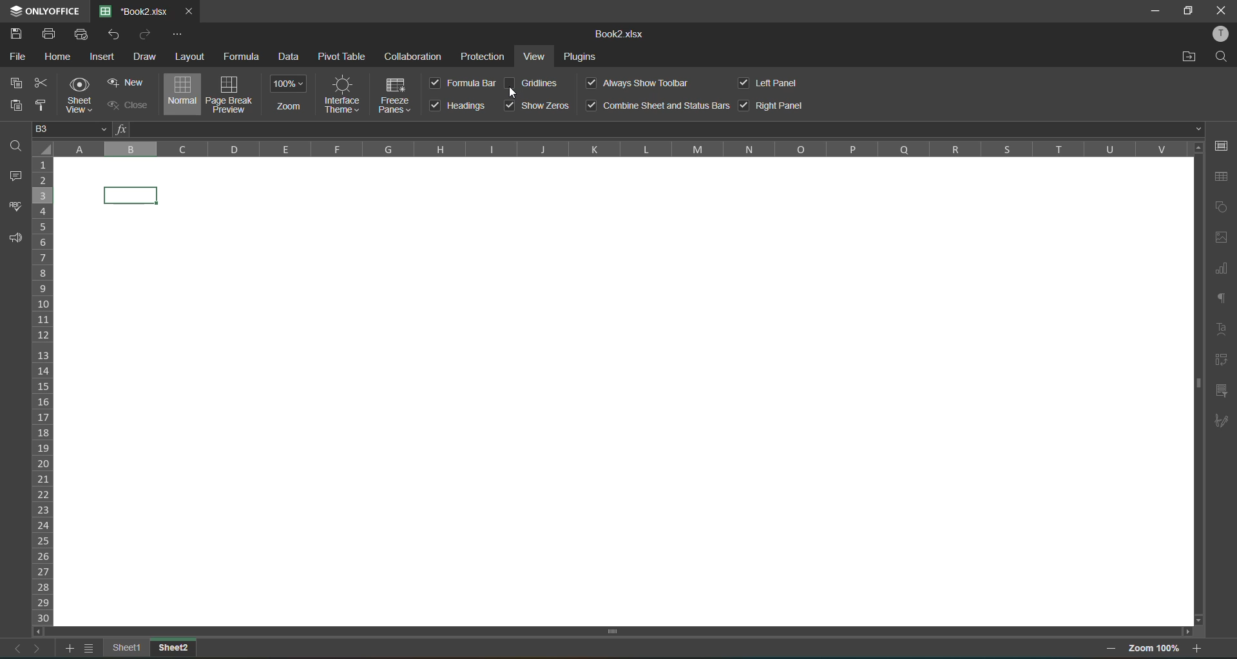 The image size is (1237, 659). I want to click on row numbers, so click(46, 389).